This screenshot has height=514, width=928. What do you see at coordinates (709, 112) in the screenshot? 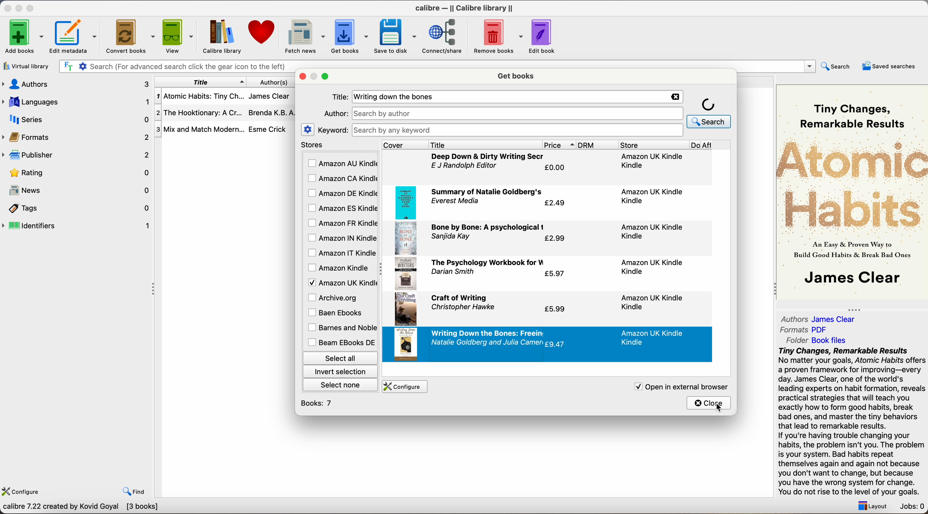
I see `search` at bounding box center [709, 112].